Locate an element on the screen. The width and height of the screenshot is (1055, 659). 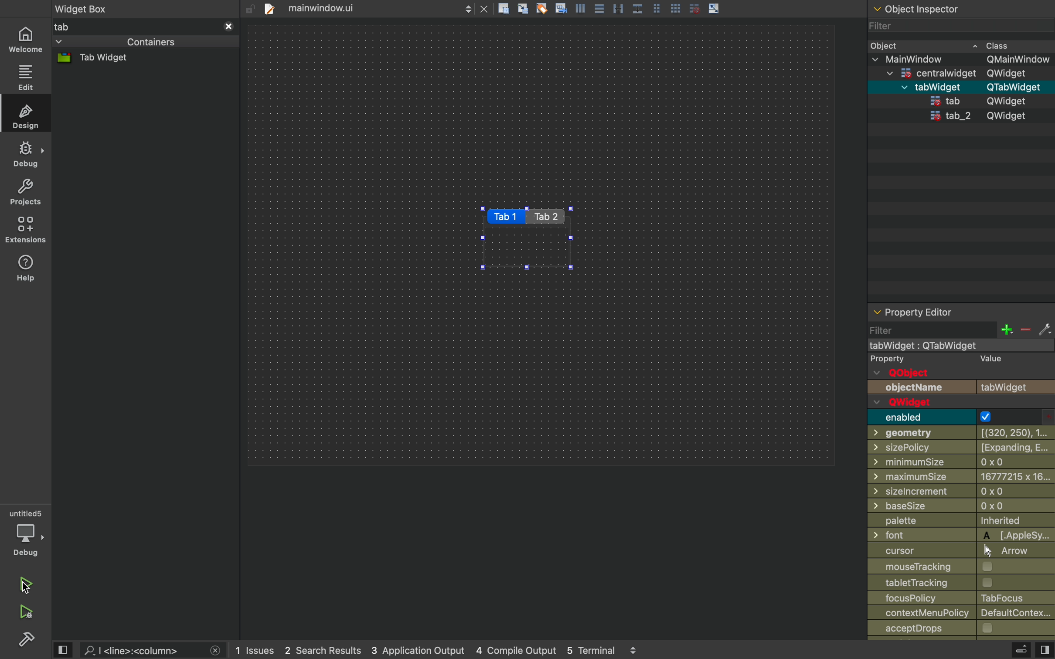
distribute vertically is located at coordinates (639, 8).